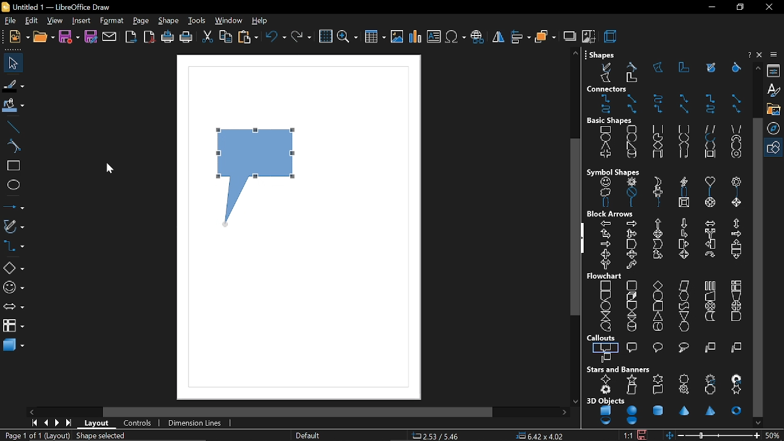 This screenshot has width=784, height=441. I want to click on save, so click(643, 435).